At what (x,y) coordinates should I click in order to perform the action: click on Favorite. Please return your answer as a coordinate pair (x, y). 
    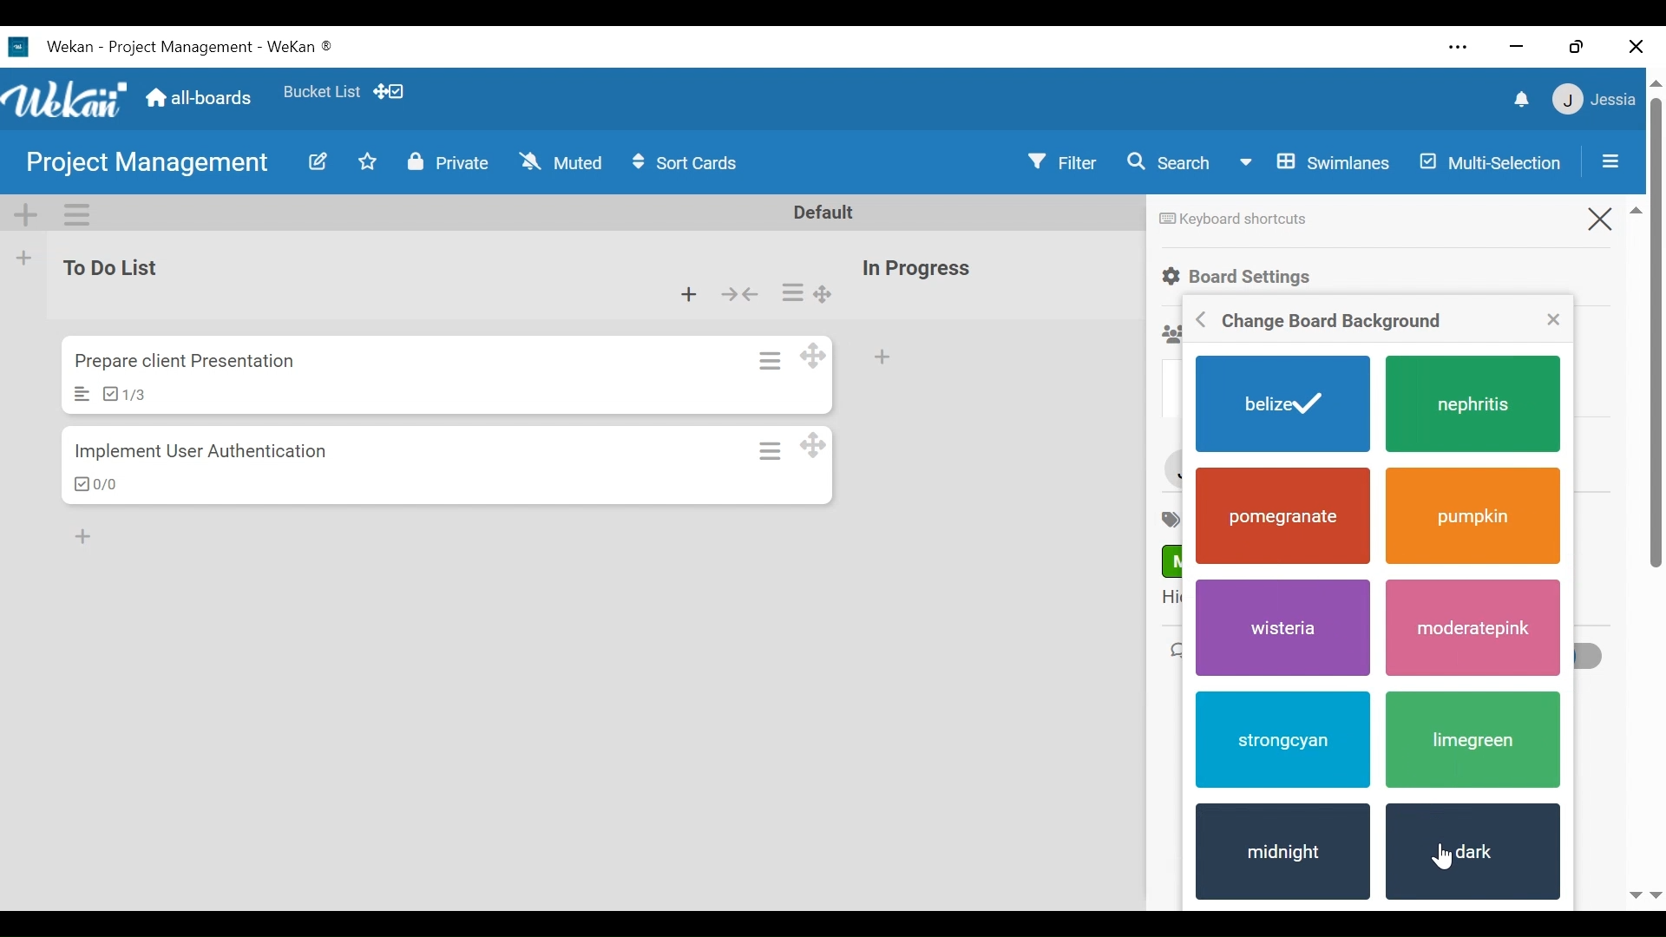
    Looking at the image, I should click on (322, 93).